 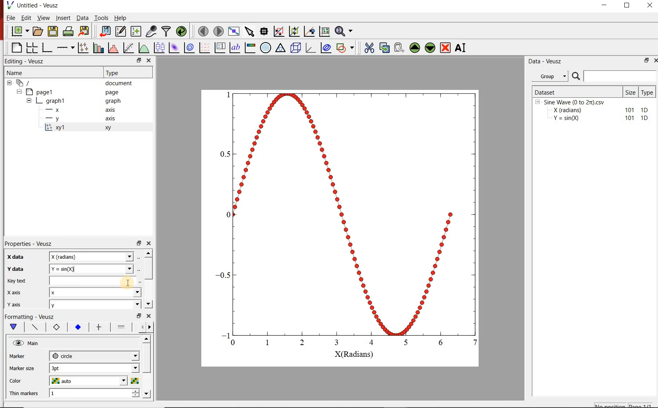 What do you see at coordinates (651, 5) in the screenshot?
I see `Close` at bounding box center [651, 5].